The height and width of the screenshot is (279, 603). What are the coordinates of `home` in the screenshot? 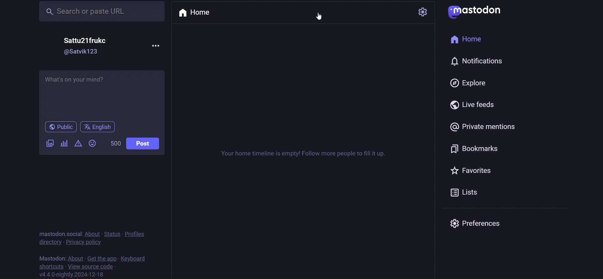 It's located at (471, 39).